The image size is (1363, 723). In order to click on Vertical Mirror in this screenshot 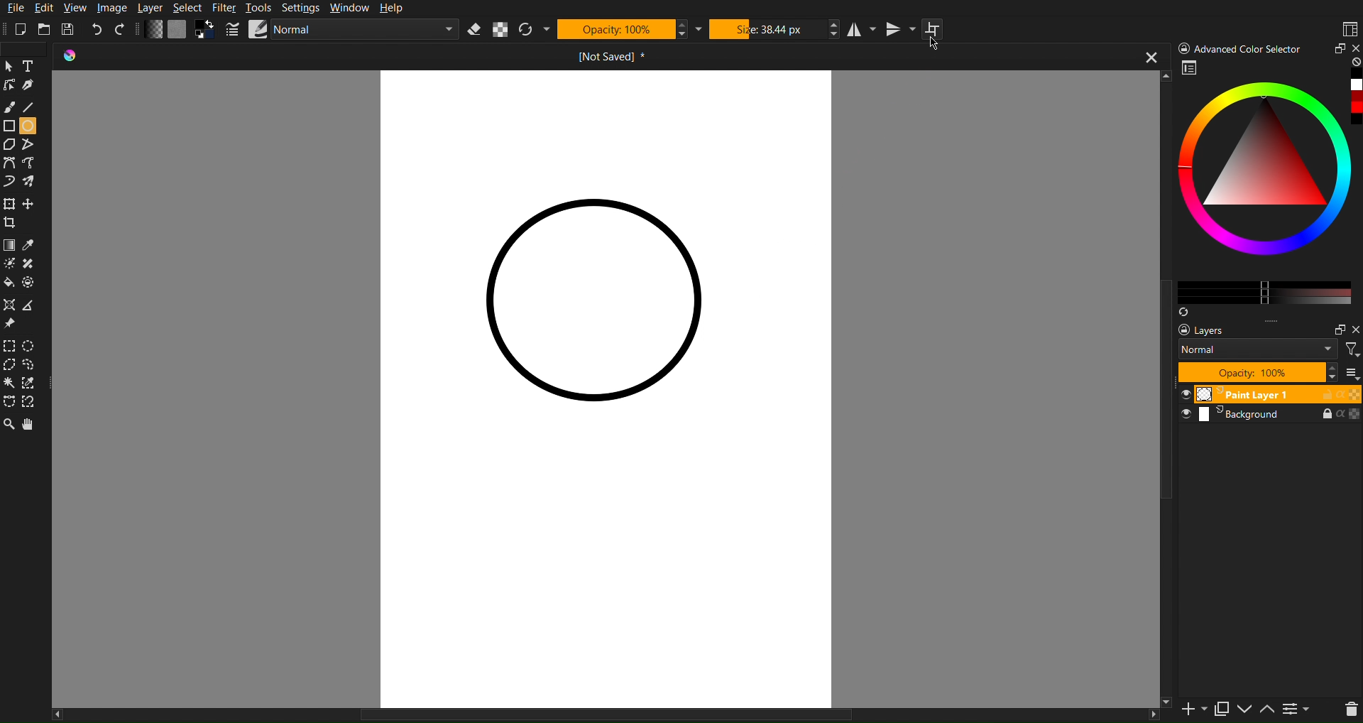, I will do `click(899, 28)`.